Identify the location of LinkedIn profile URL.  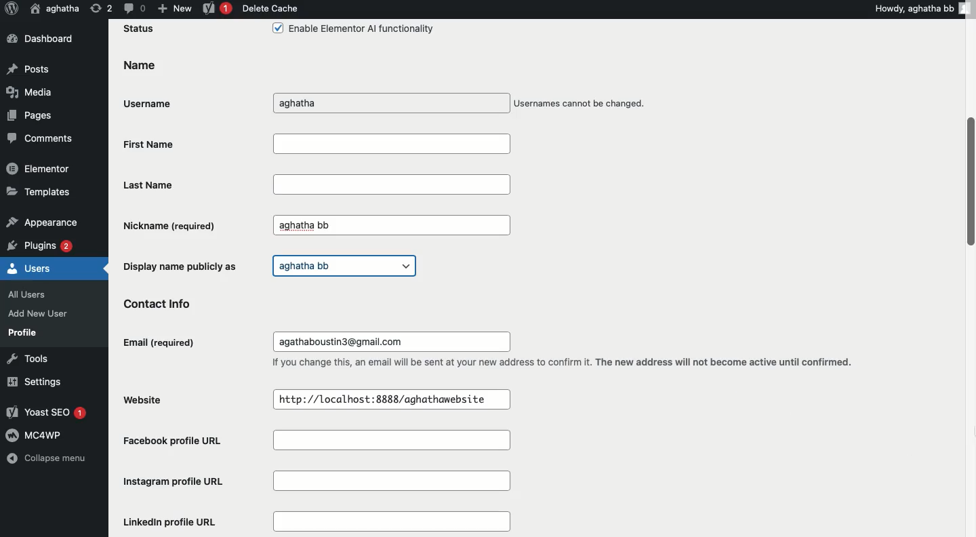
(321, 523).